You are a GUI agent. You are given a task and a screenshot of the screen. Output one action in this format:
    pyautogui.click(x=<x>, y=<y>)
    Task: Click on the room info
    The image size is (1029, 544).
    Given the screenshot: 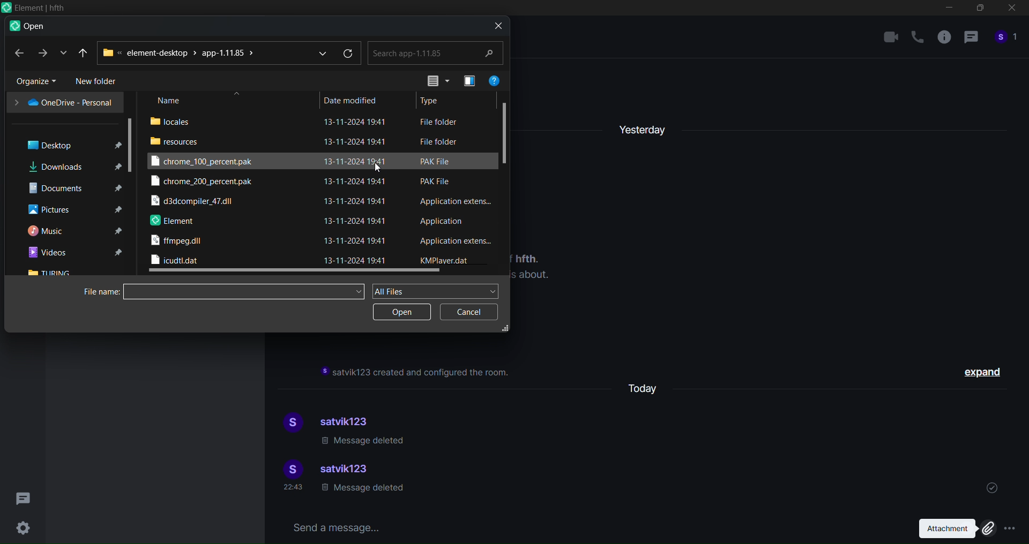 What is the action you would take?
    pyautogui.click(x=942, y=40)
    